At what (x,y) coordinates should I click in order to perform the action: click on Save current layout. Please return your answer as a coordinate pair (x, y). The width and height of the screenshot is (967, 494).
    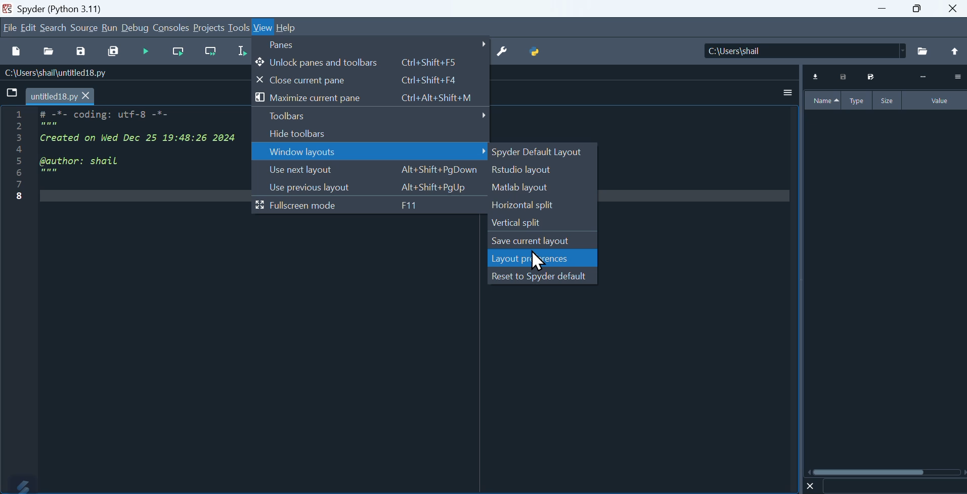
    Looking at the image, I should click on (543, 240).